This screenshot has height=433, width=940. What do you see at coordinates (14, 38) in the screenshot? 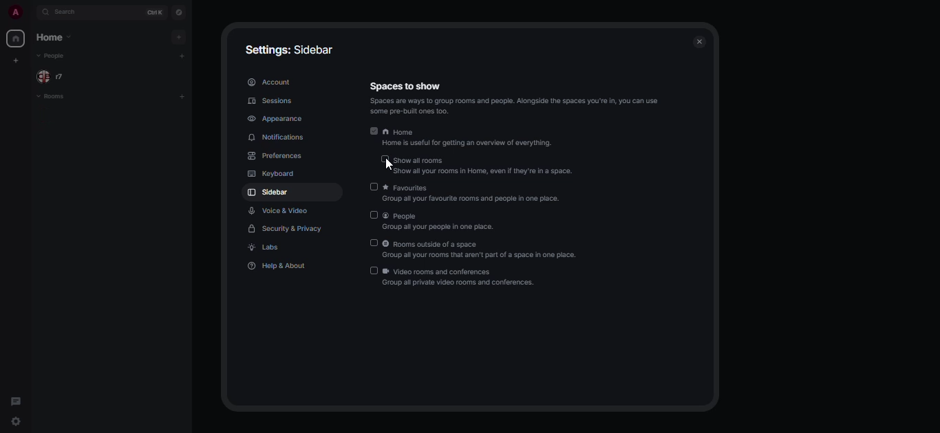
I see `home` at bounding box center [14, 38].